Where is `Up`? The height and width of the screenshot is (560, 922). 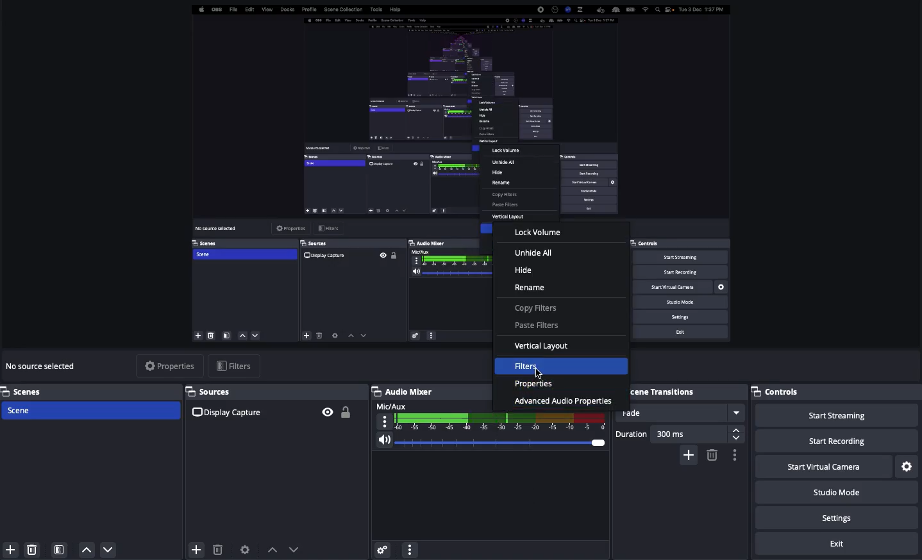 Up is located at coordinates (87, 550).